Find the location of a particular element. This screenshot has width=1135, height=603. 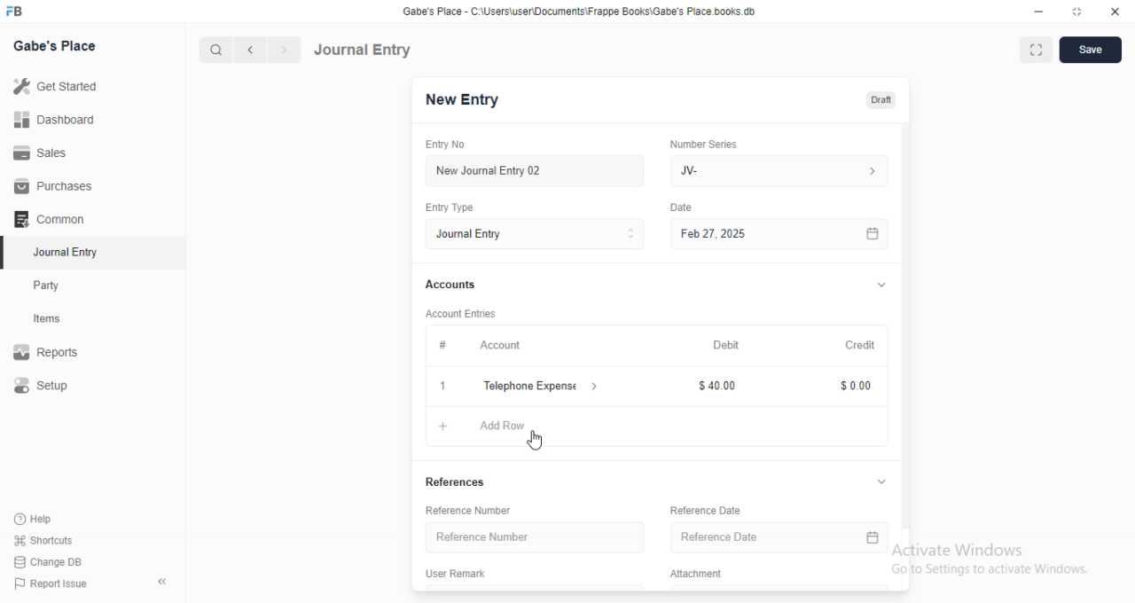

New entry is located at coordinates (467, 101).